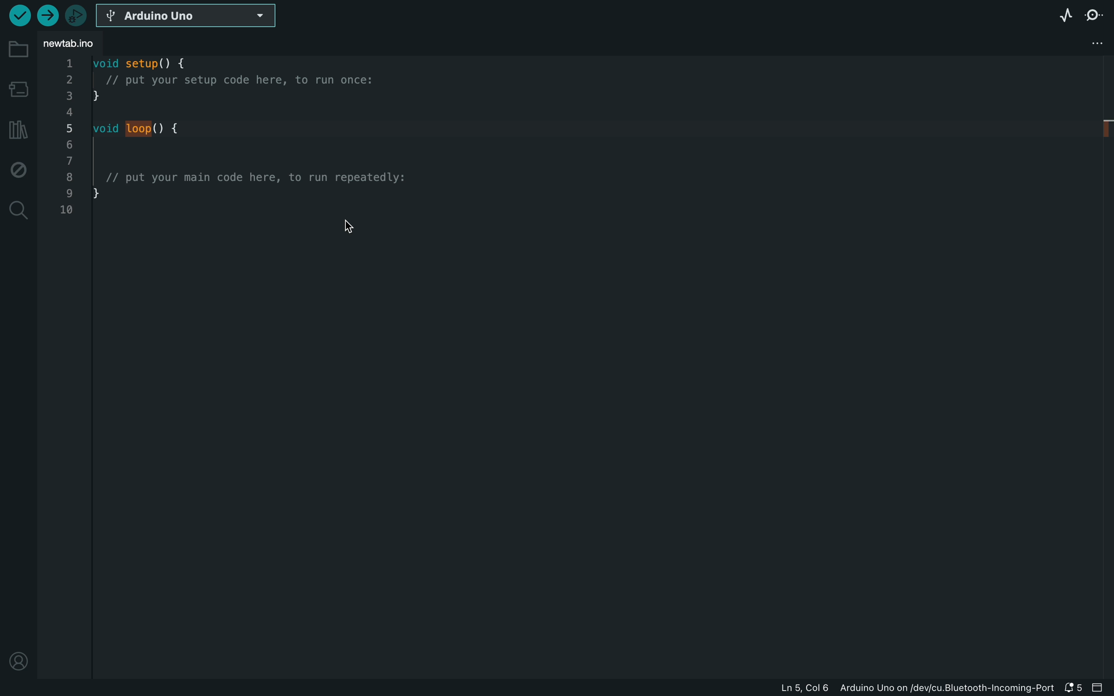 This screenshot has height=696, width=1114. What do you see at coordinates (18, 210) in the screenshot?
I see `search` at bounding box center [18, 210].